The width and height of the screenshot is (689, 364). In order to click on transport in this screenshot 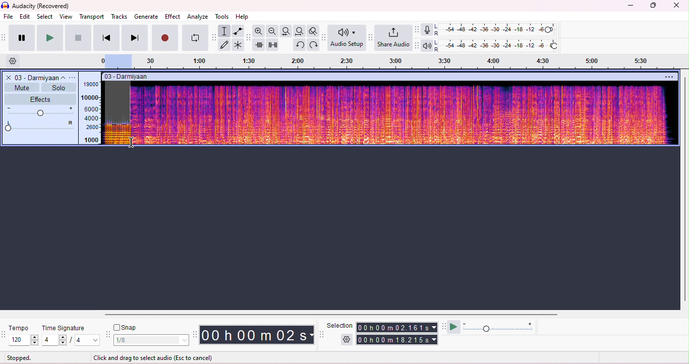, I will do `click(92, 17)`.